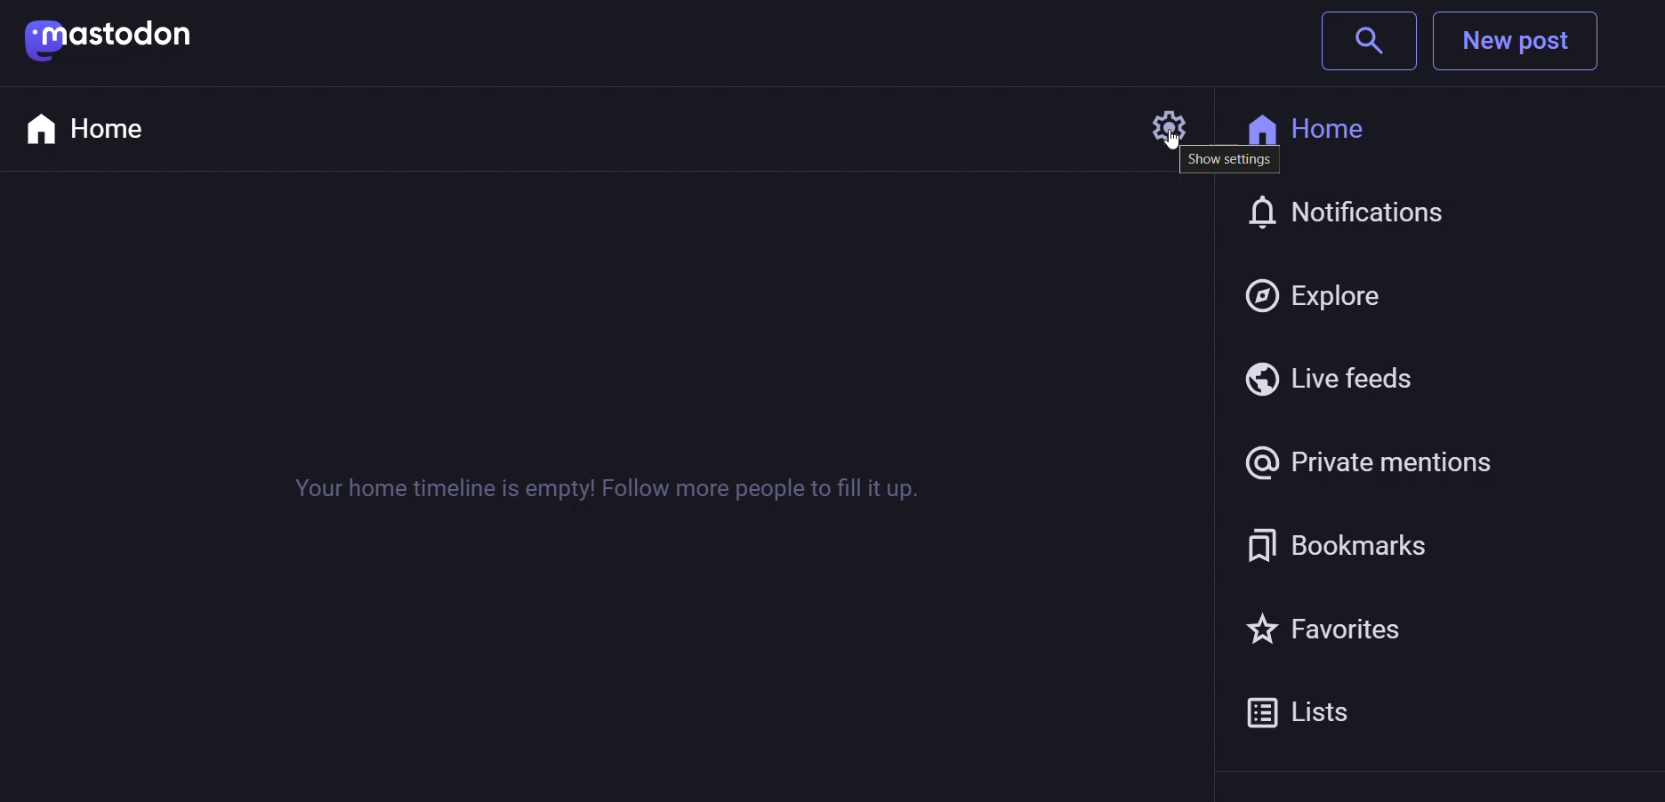 The width and height of the screenshot is (1665, 802). Describe the element at coordinates (1394, 551) in the screenshot. I see `Bookmark` at that location.